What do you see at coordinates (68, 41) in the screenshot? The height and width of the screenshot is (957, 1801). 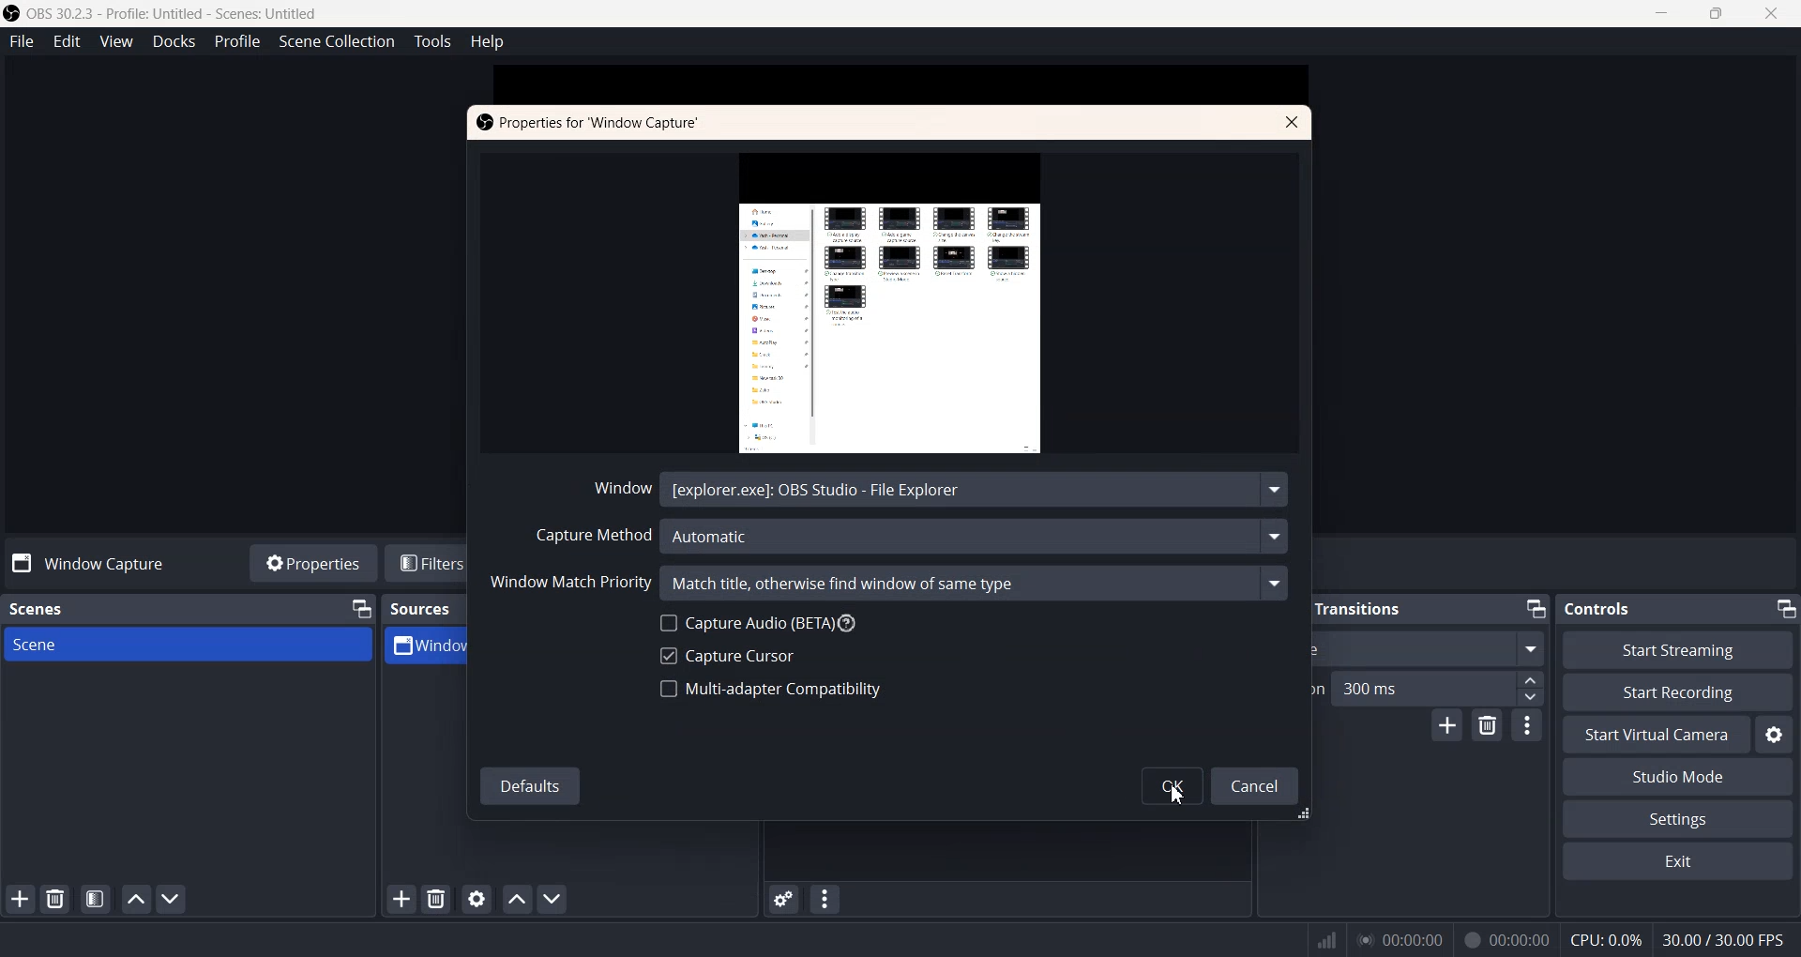 I see `Edit` at bounding box center [68, 41].